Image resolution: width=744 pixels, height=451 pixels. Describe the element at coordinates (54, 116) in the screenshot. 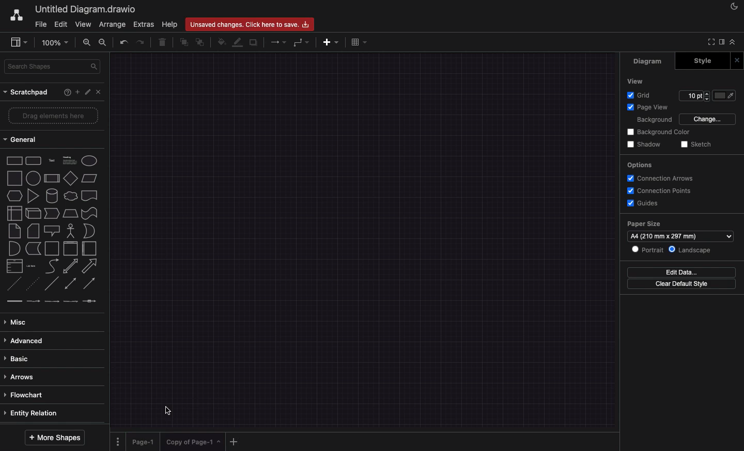

I see `drage elements` at that location.